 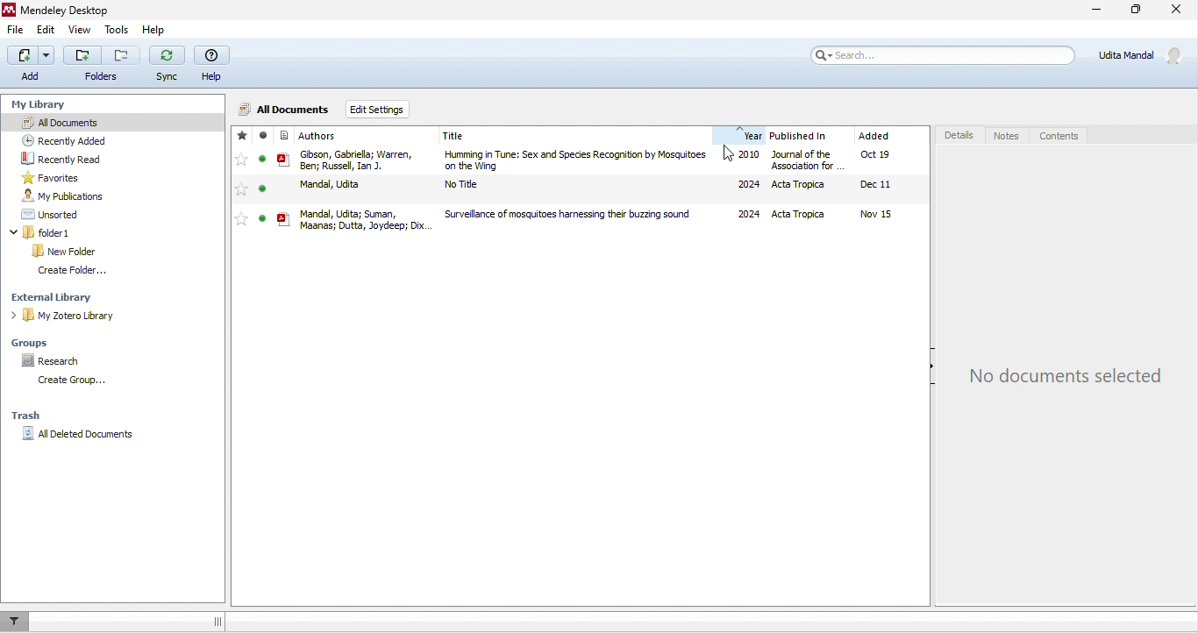 I want to click on filter, so click(x=17, y=622).